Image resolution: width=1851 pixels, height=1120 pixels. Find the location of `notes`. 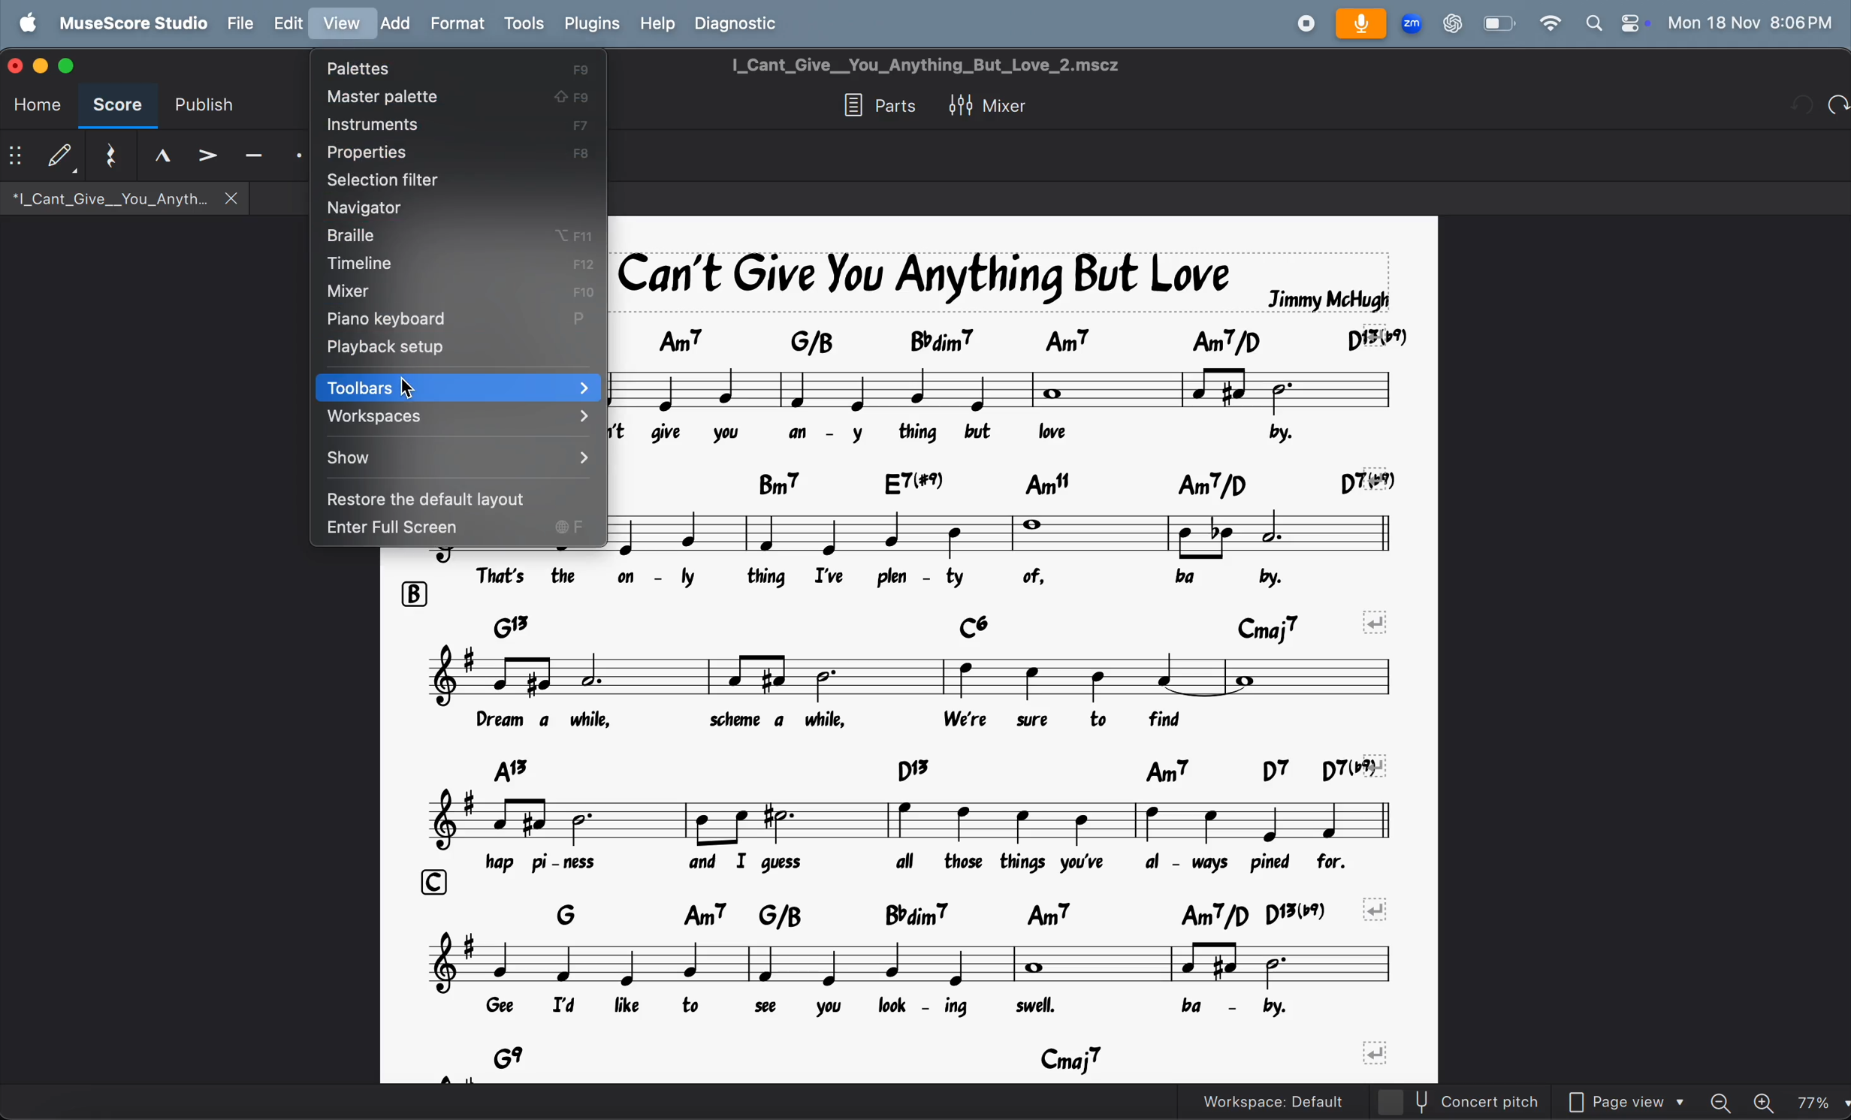

notes is located at coordinates (905, 678).